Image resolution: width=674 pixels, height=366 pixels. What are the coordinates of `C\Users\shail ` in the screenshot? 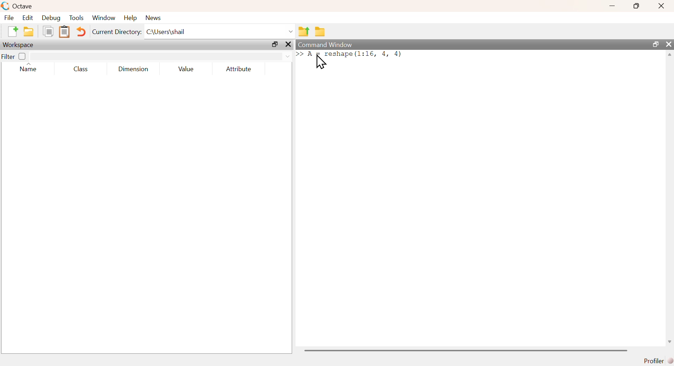 It's located at (220, 31).